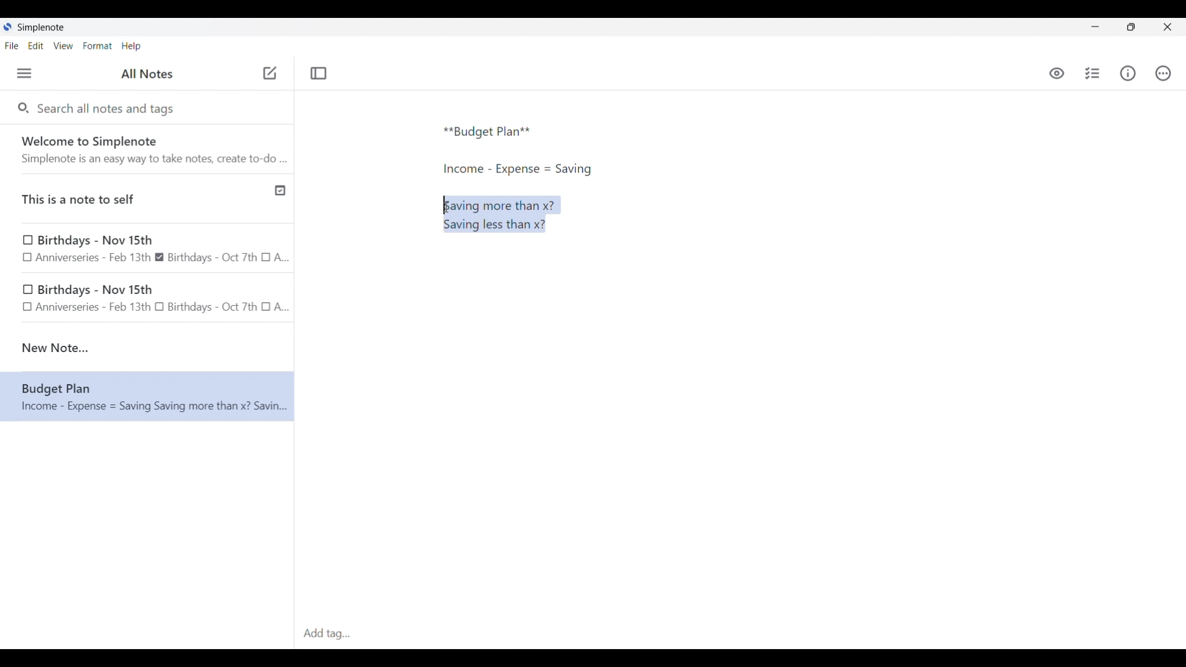 This screenshot has width=1186, height=667. Describe the element at coordinates (516, 169) in the screenshot. I see `More text typed in` at that location.